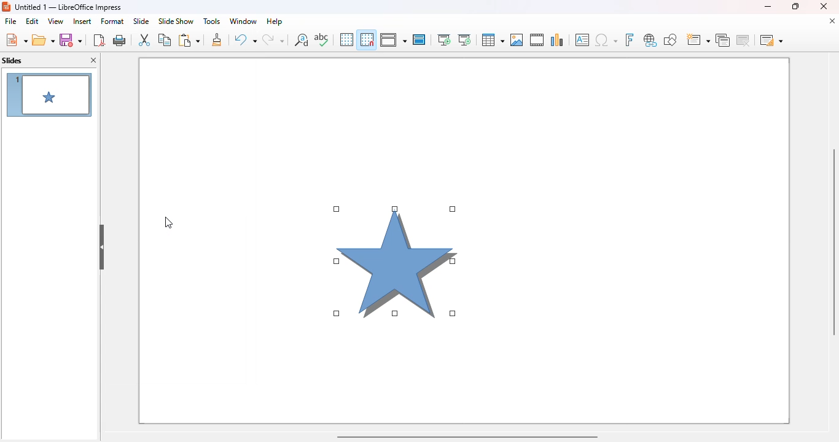  Describe the element at coordinates (12, 61) in the screenshot. I see `slides` at that location.